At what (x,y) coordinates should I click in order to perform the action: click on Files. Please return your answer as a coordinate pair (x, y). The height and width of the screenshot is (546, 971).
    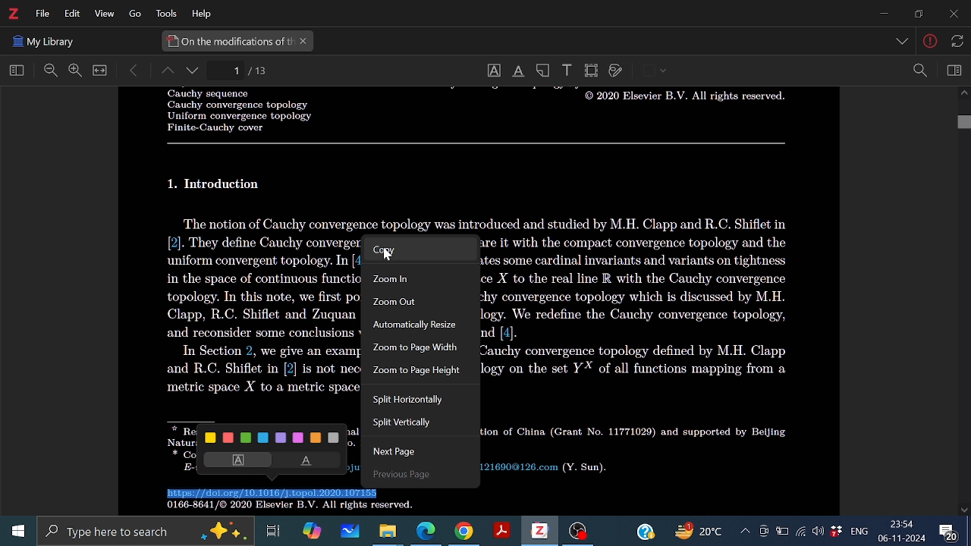
    Looking at the image, I should click on (388, 531).